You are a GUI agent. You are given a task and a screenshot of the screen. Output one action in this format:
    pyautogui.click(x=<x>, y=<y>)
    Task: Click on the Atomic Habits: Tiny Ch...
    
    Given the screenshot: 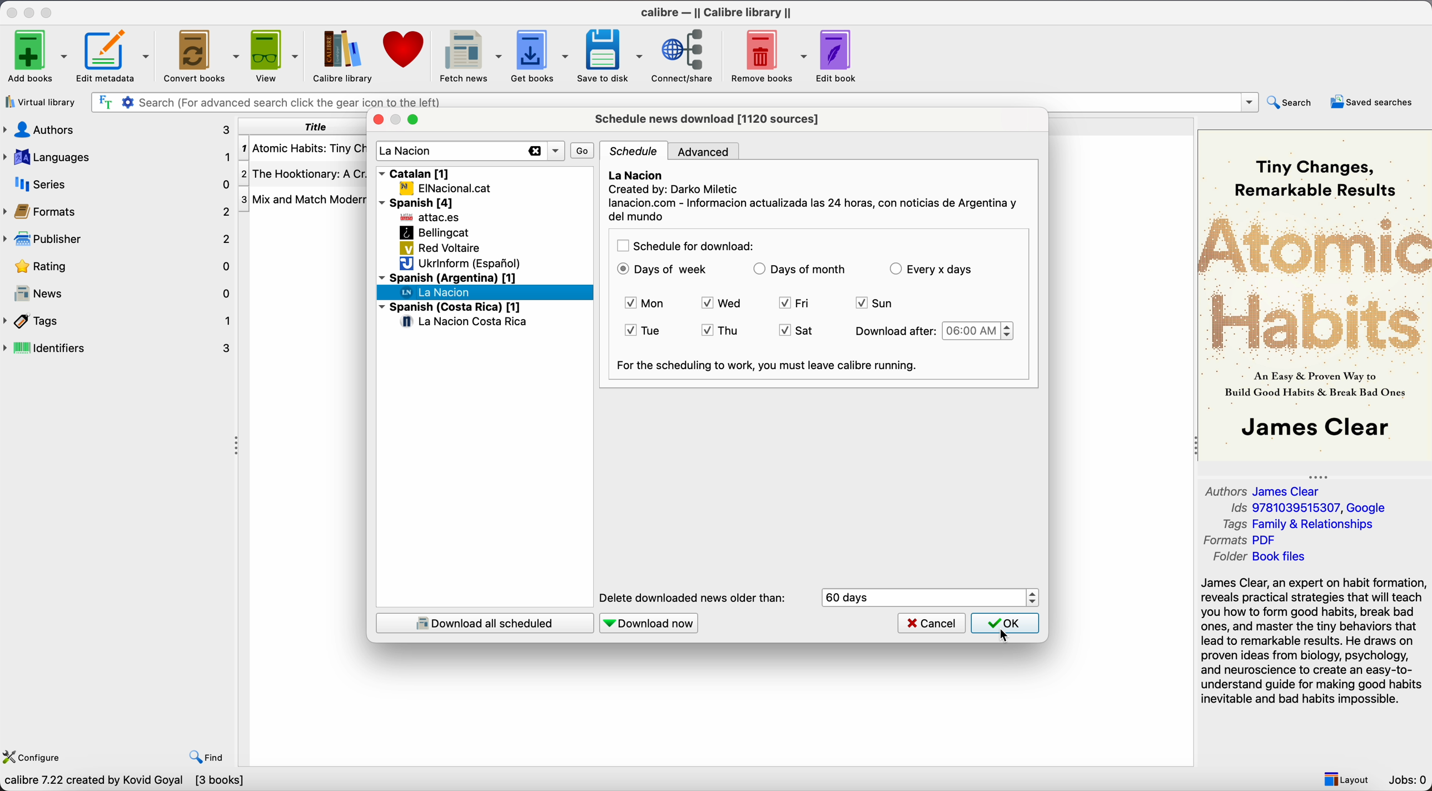 What is the action you would take?
    pyautogui.click(x=304, y=149)
    